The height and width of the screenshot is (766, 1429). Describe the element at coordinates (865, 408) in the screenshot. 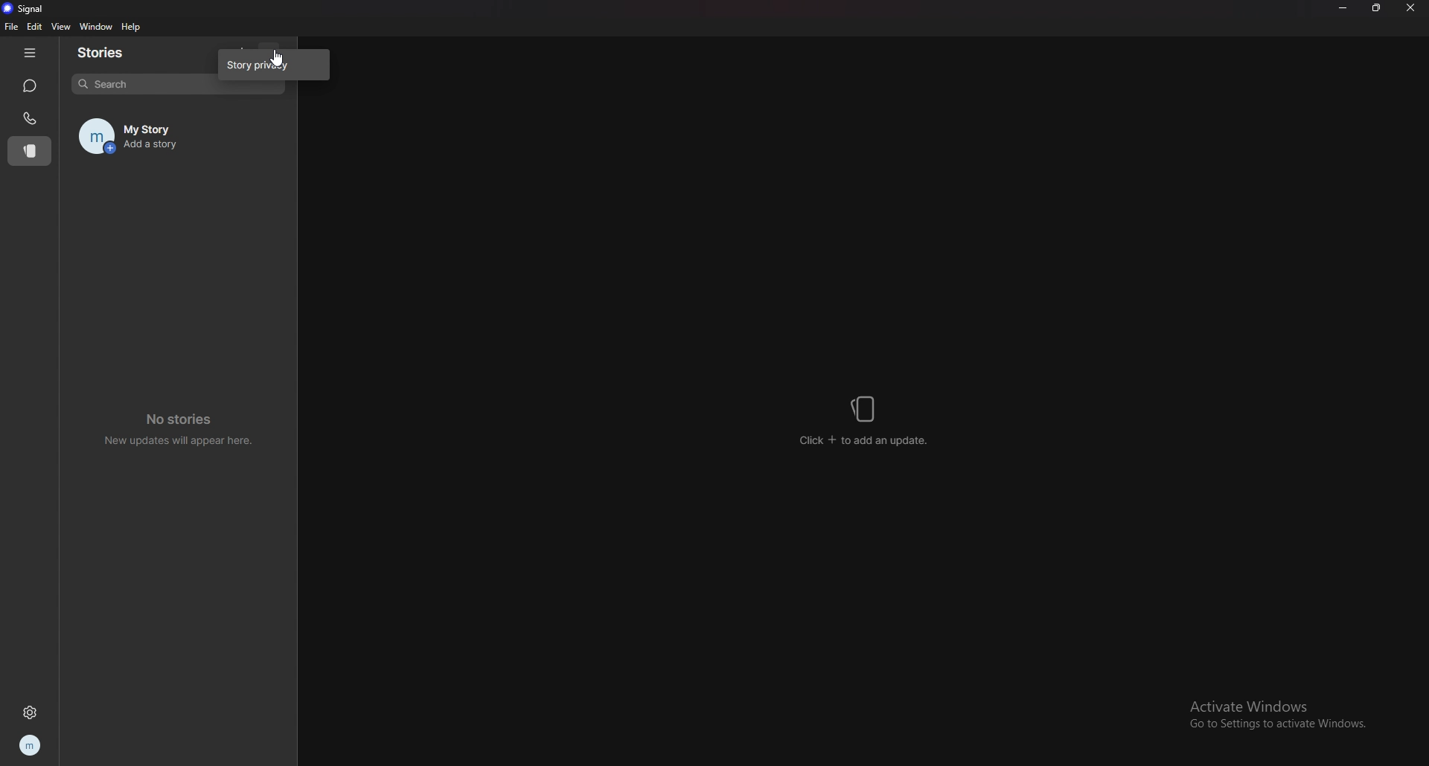

I see `stories` at that location.